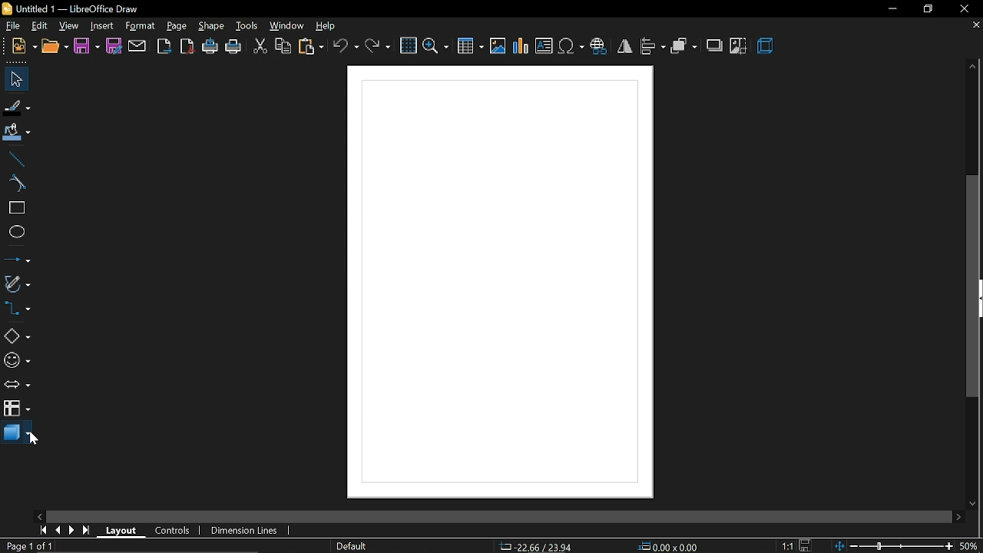 The height and width of the screenshot is (553, 983). Describe the element at coordinates (45, 531) in the screenshot. I see `go to first page` at that location.